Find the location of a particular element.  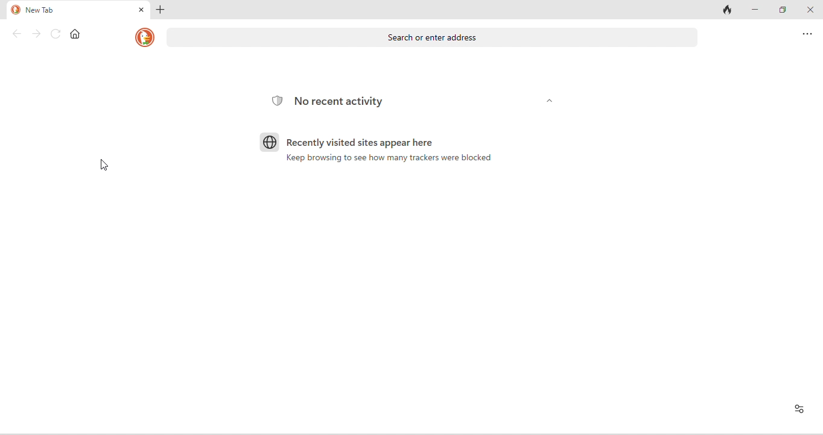

tracking logo is located at coordinates (278, 100).